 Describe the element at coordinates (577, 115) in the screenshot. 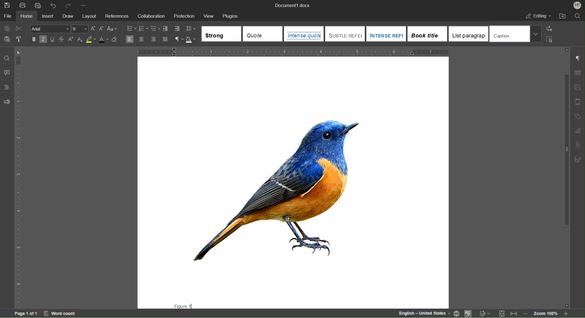

I see `Shape Settings` at that location.